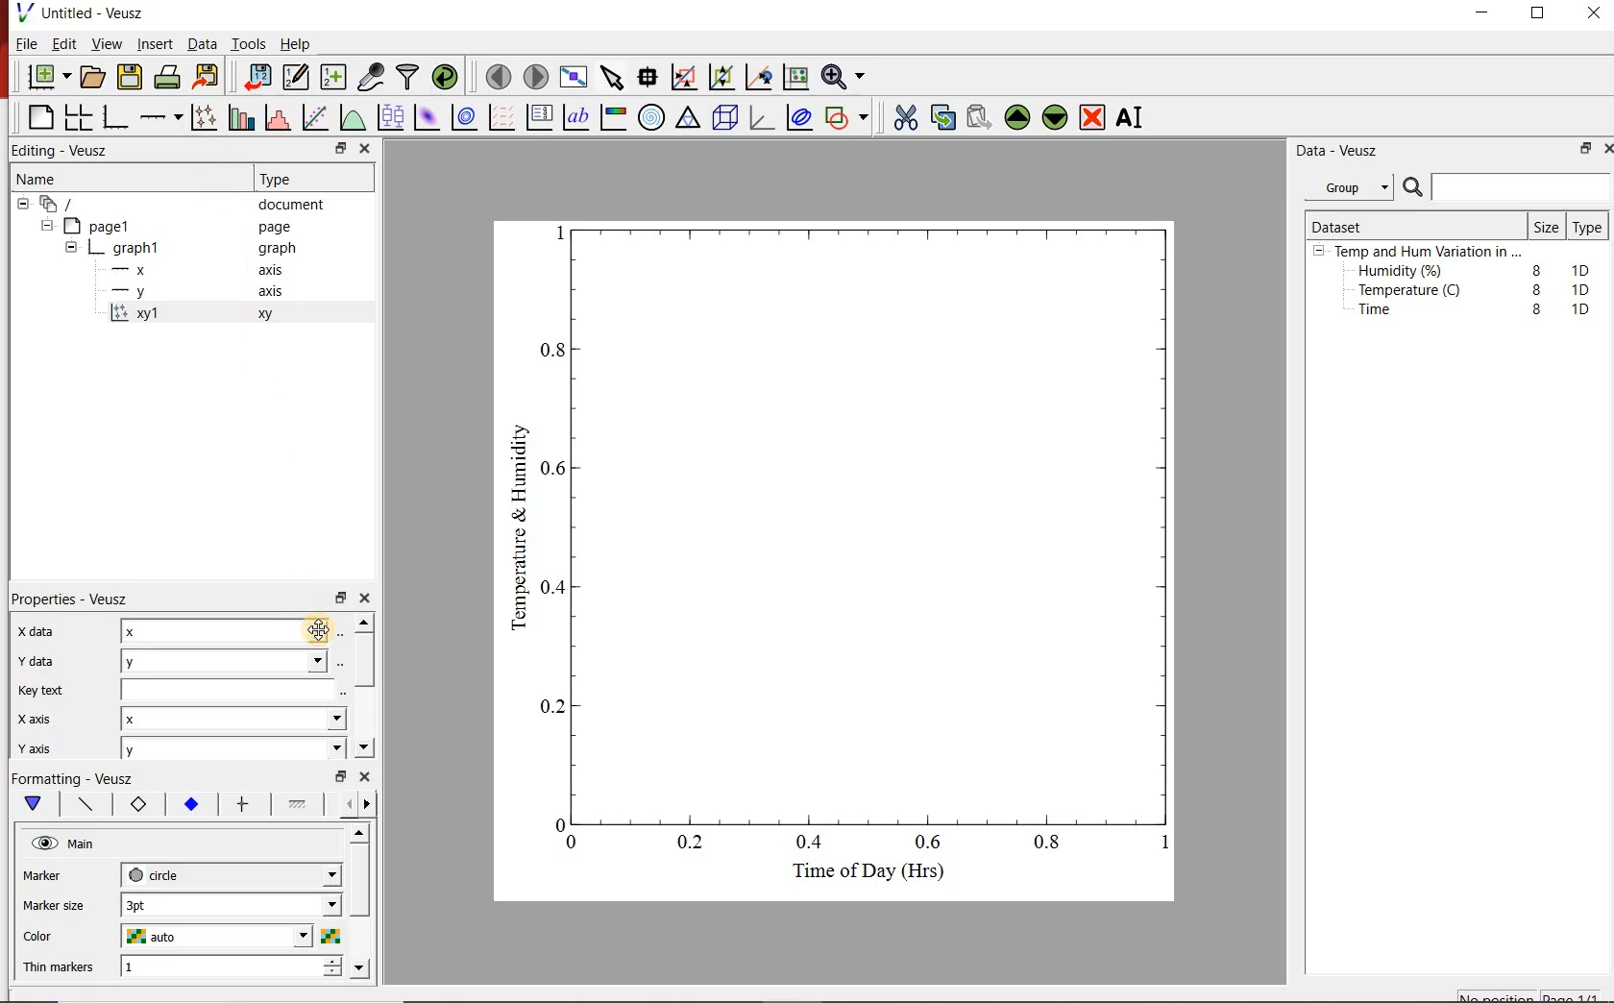  I want to click on select items from the graph or scroll, so click(613, 80).